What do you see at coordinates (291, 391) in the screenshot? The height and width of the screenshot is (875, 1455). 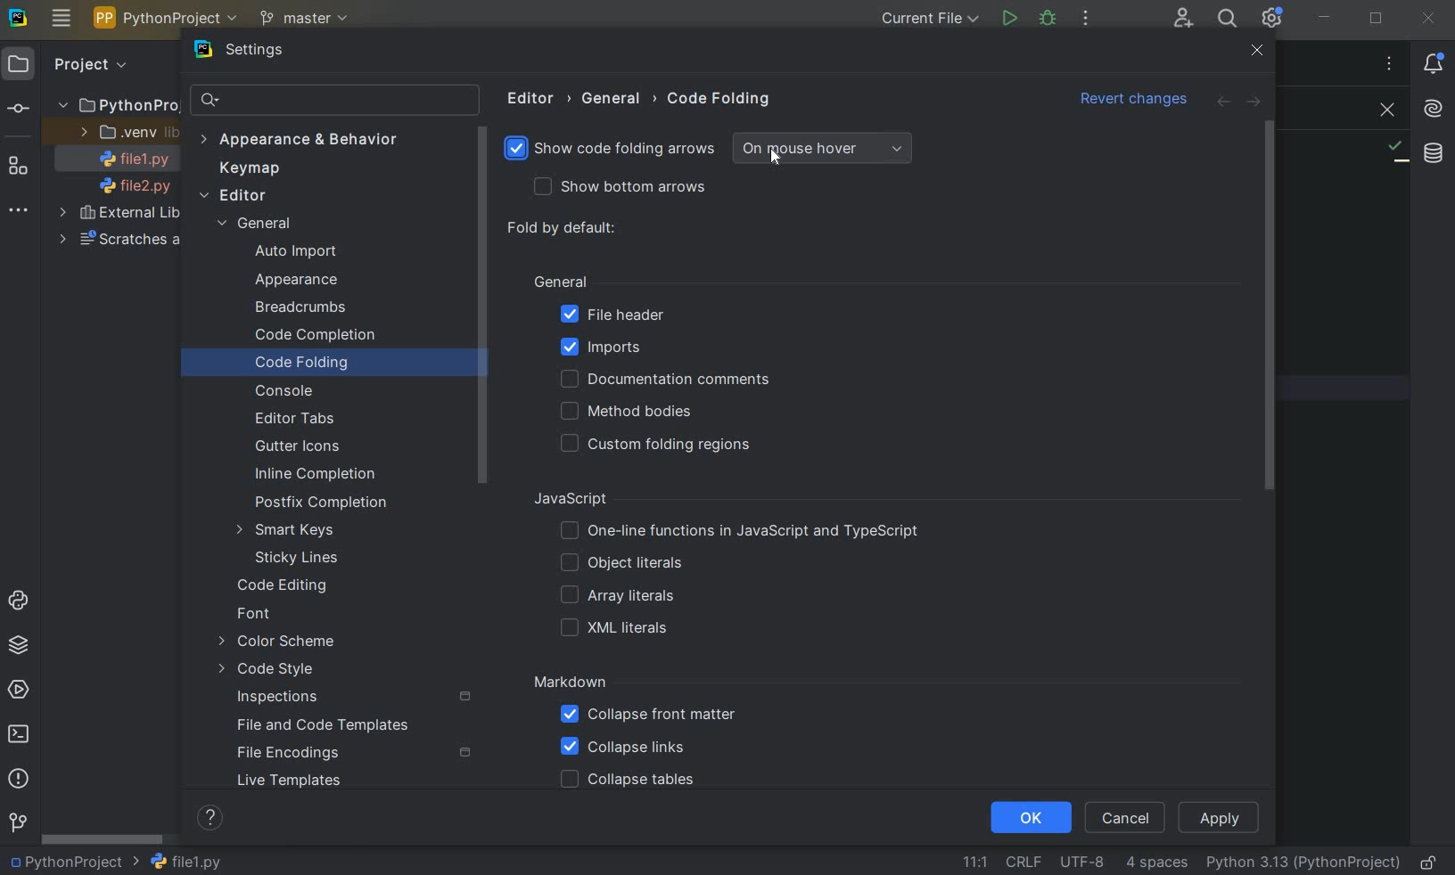 I see `CONSOLE` at bounding box center [291, 391].